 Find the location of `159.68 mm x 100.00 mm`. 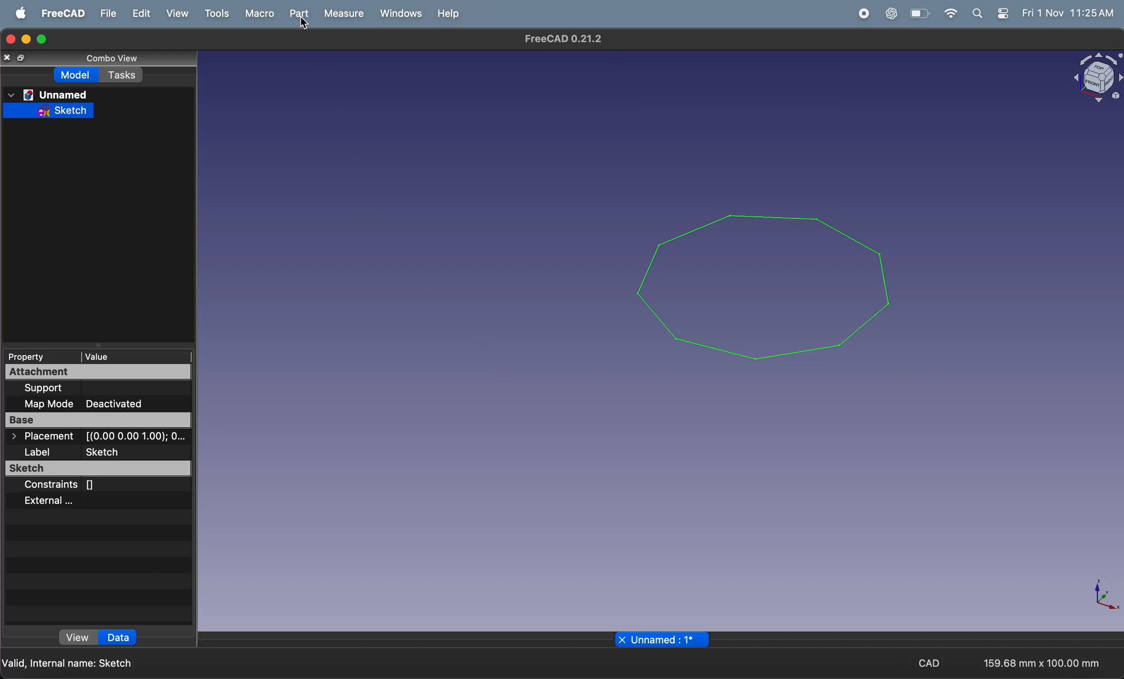

159.68 mm x 100.00 mm is located at coordinates (1040, 662).